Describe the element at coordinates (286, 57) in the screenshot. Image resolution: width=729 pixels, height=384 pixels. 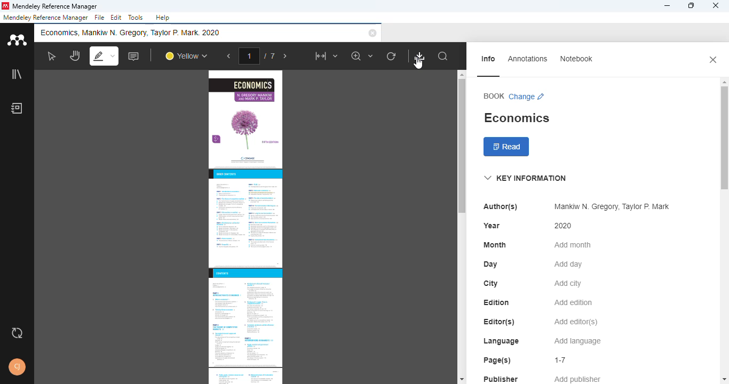
I see `next page` at that location.